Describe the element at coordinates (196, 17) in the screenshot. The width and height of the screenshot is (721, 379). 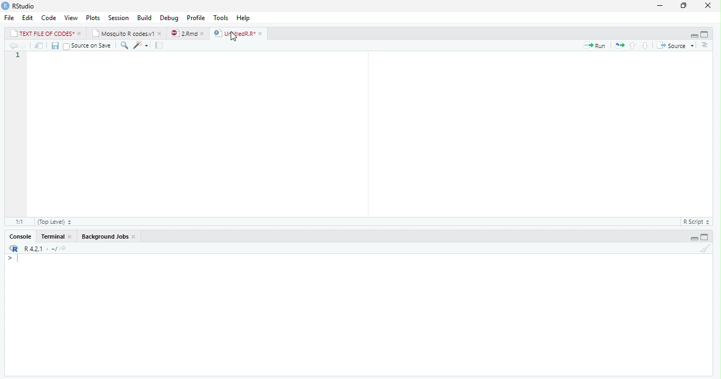
I see `Profile` at that location.